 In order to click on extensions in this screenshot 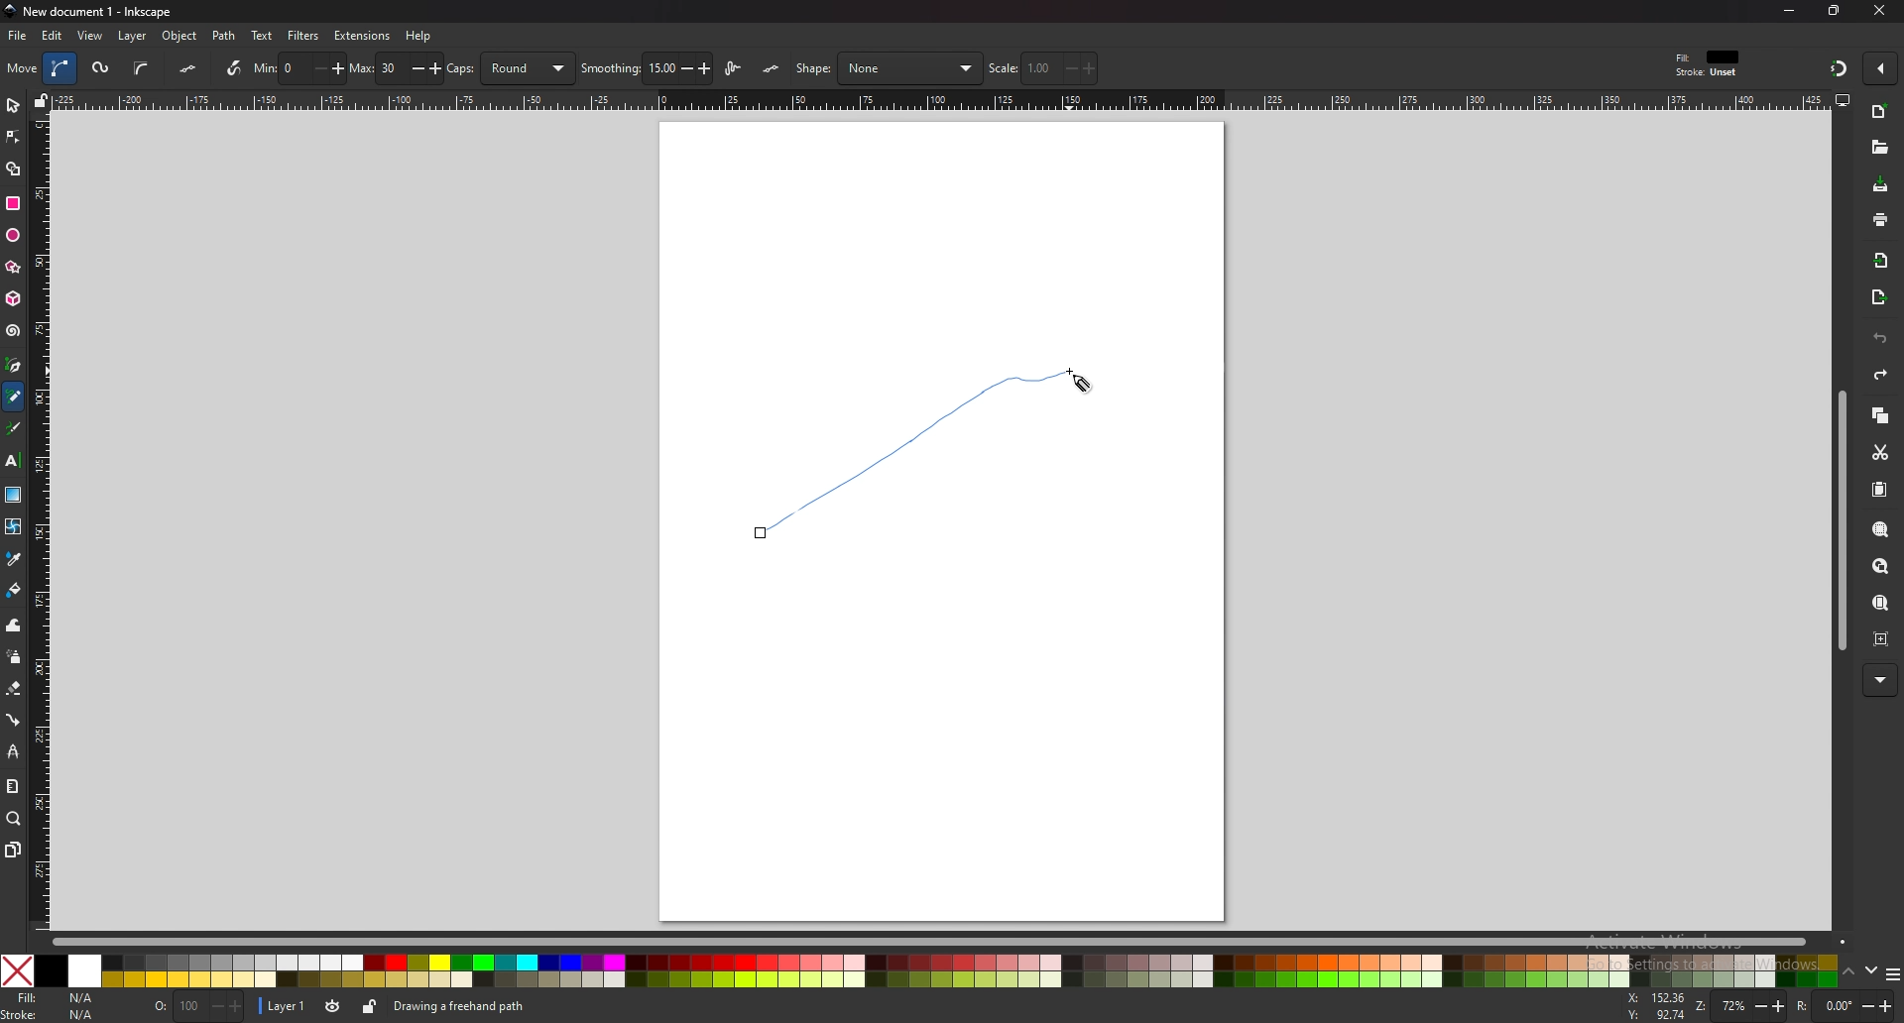, I will do `click(363, 36)`.